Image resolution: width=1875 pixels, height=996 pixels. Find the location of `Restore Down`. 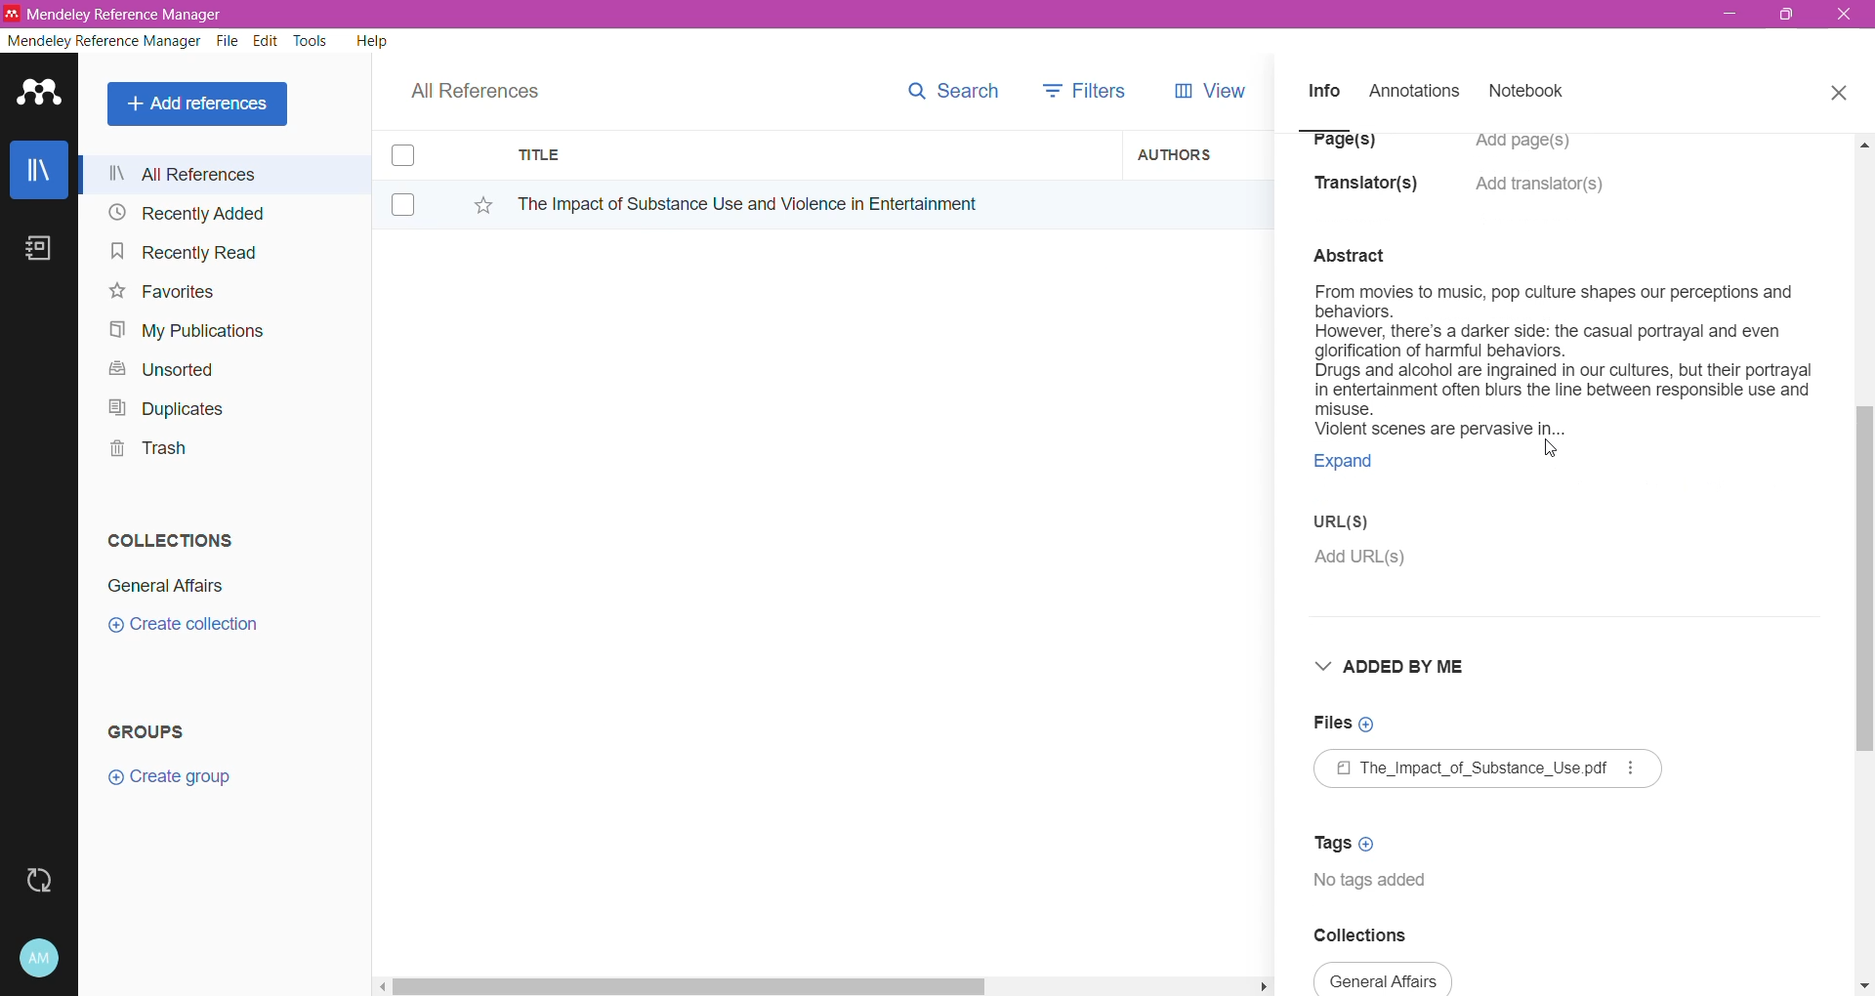

Restore Down is located at coordinates (1788, 16).